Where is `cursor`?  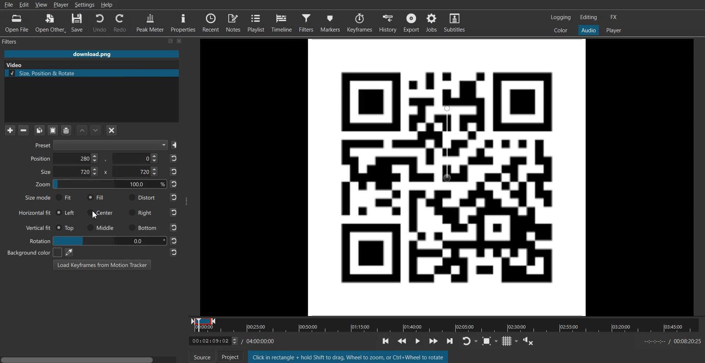
cursor is located at coordinates (96, 207).